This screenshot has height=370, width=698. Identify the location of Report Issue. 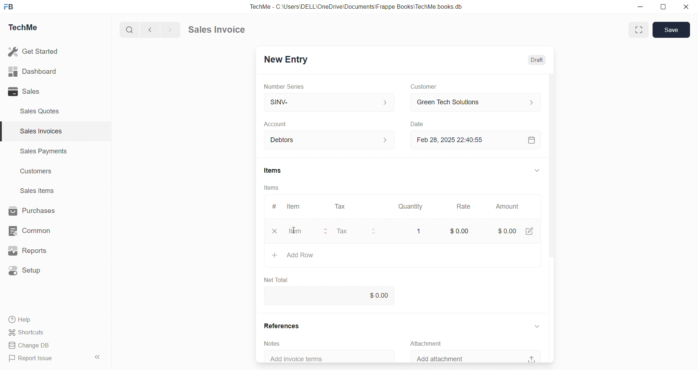
(33, 357).